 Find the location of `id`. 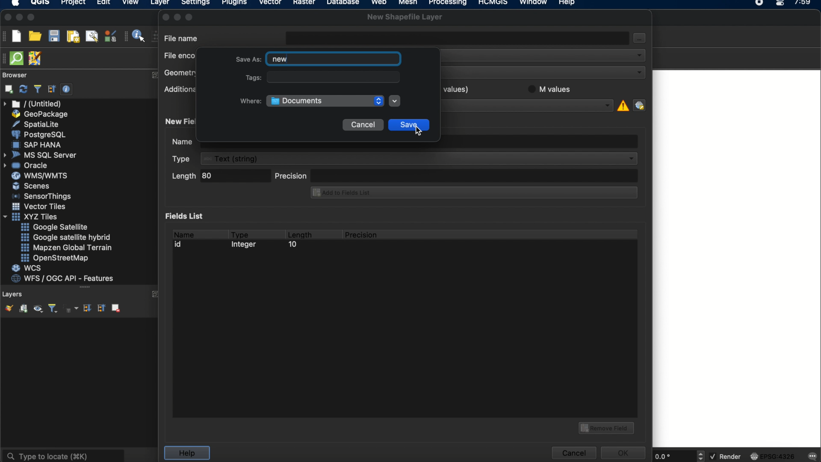

id is located at coordinates (180, 244).